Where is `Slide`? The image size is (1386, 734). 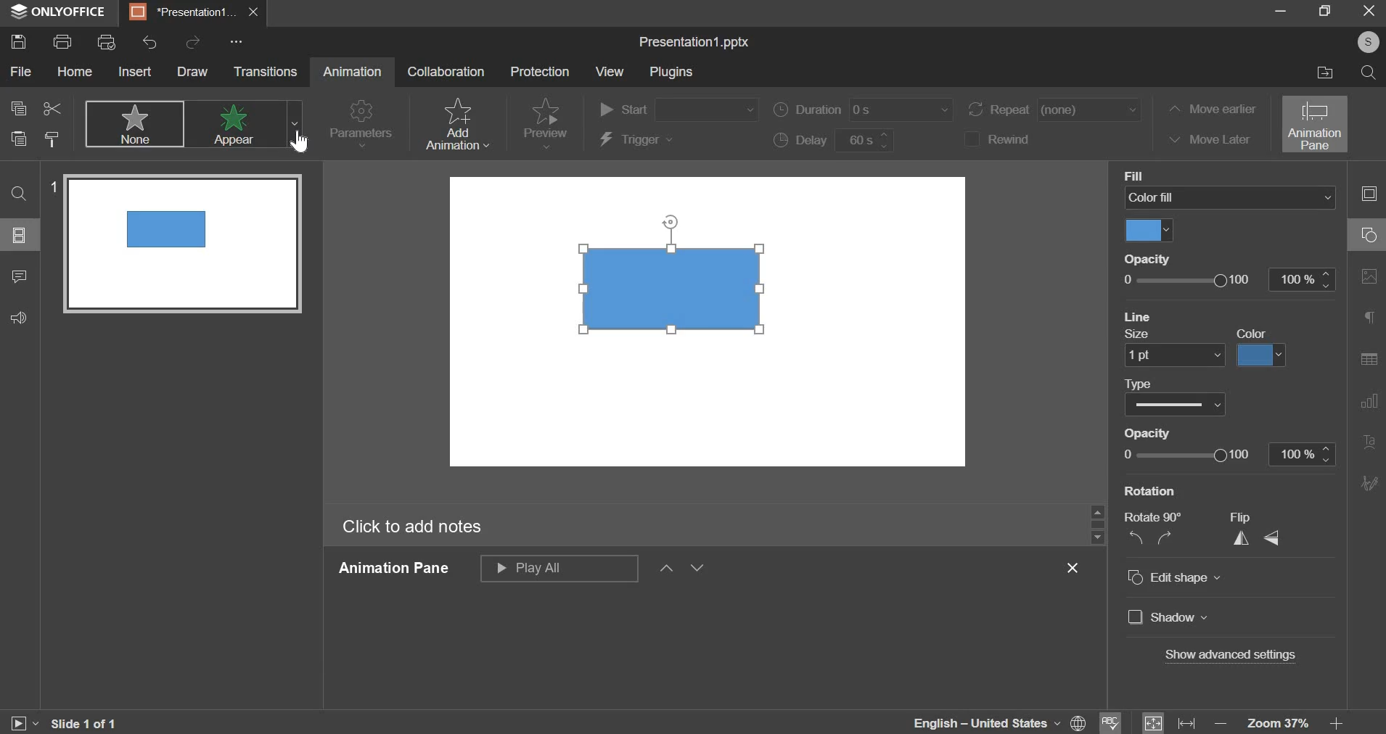
Slide is located at coordinates (177, 242).